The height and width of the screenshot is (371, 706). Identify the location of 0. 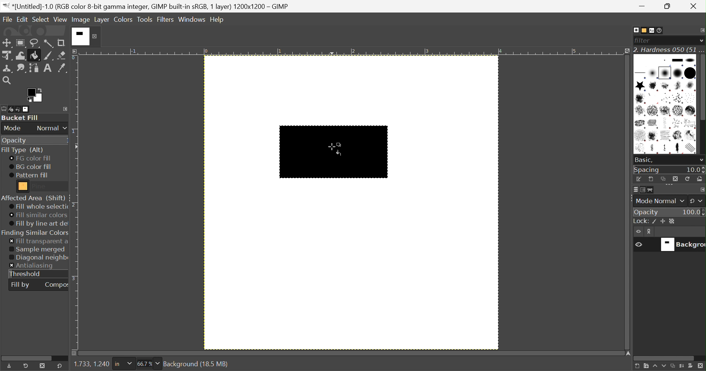
(74, 58).